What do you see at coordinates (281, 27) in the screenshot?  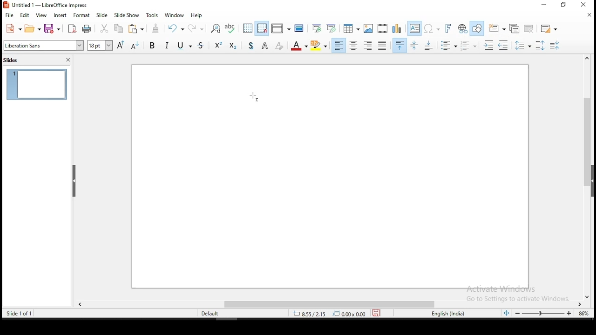 I see `display views` at bounding box center [281, 27].